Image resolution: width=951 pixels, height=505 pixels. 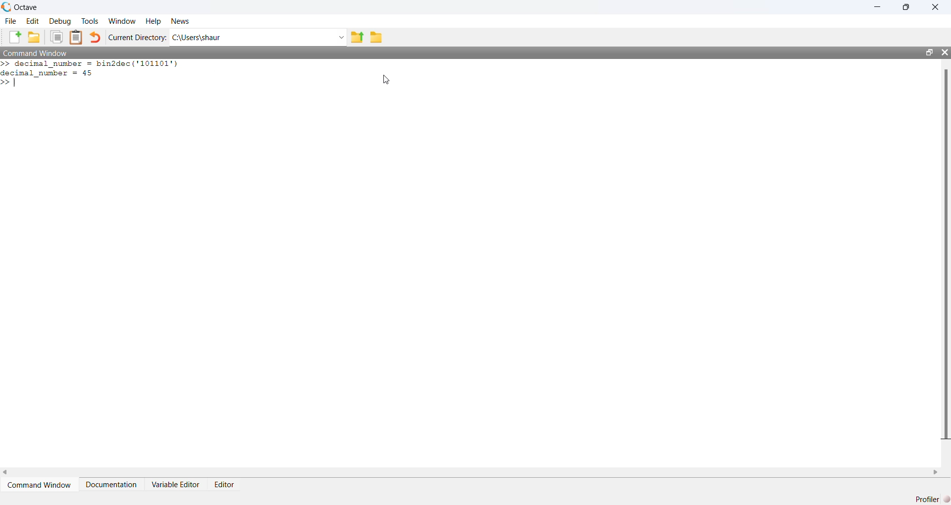 I want to click on undo, so click(x=95, y=37).